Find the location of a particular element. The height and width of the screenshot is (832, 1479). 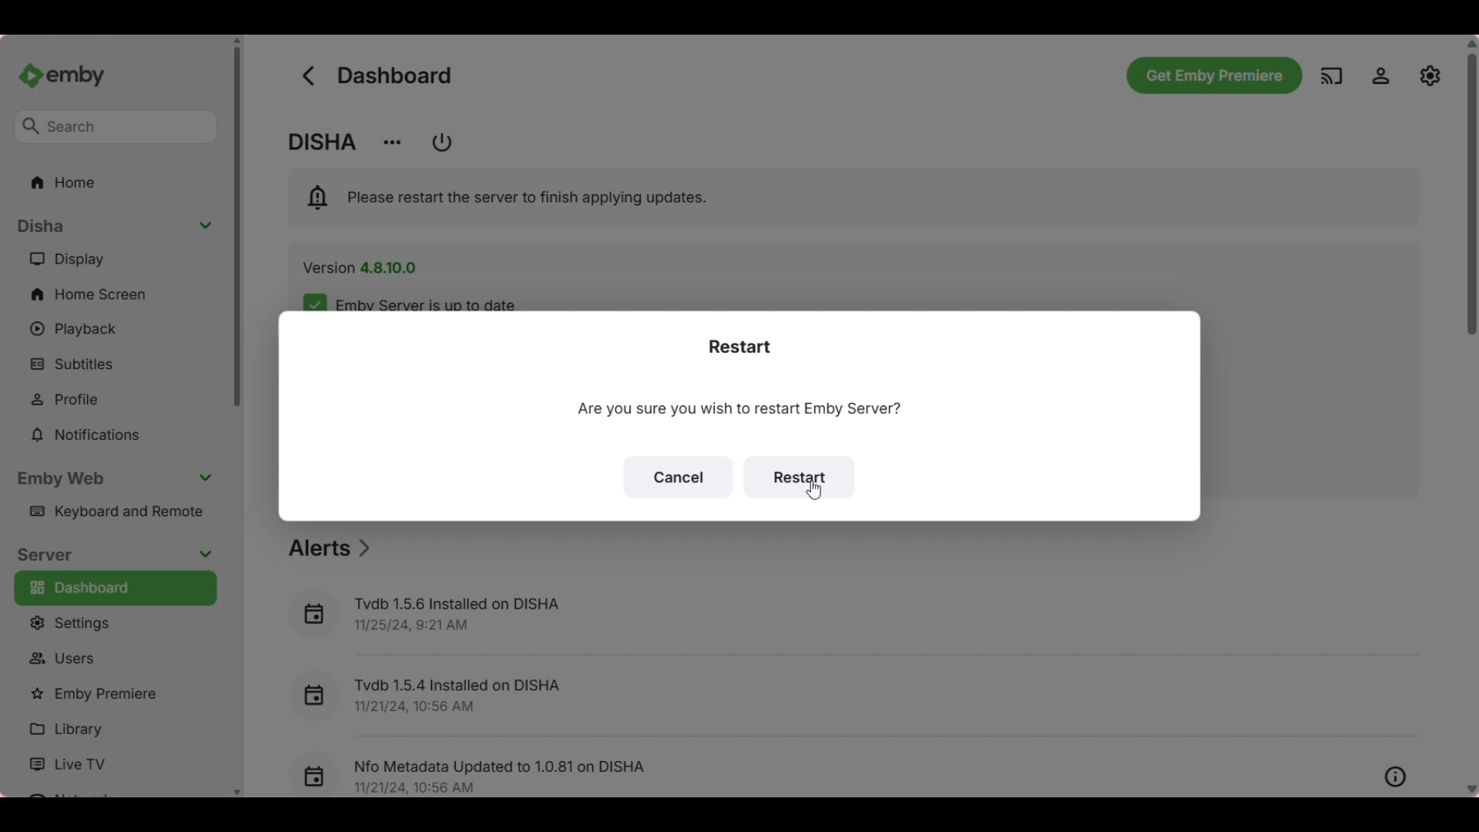

Dashboard, current selection highlighted is located at coordinates (116, 588).